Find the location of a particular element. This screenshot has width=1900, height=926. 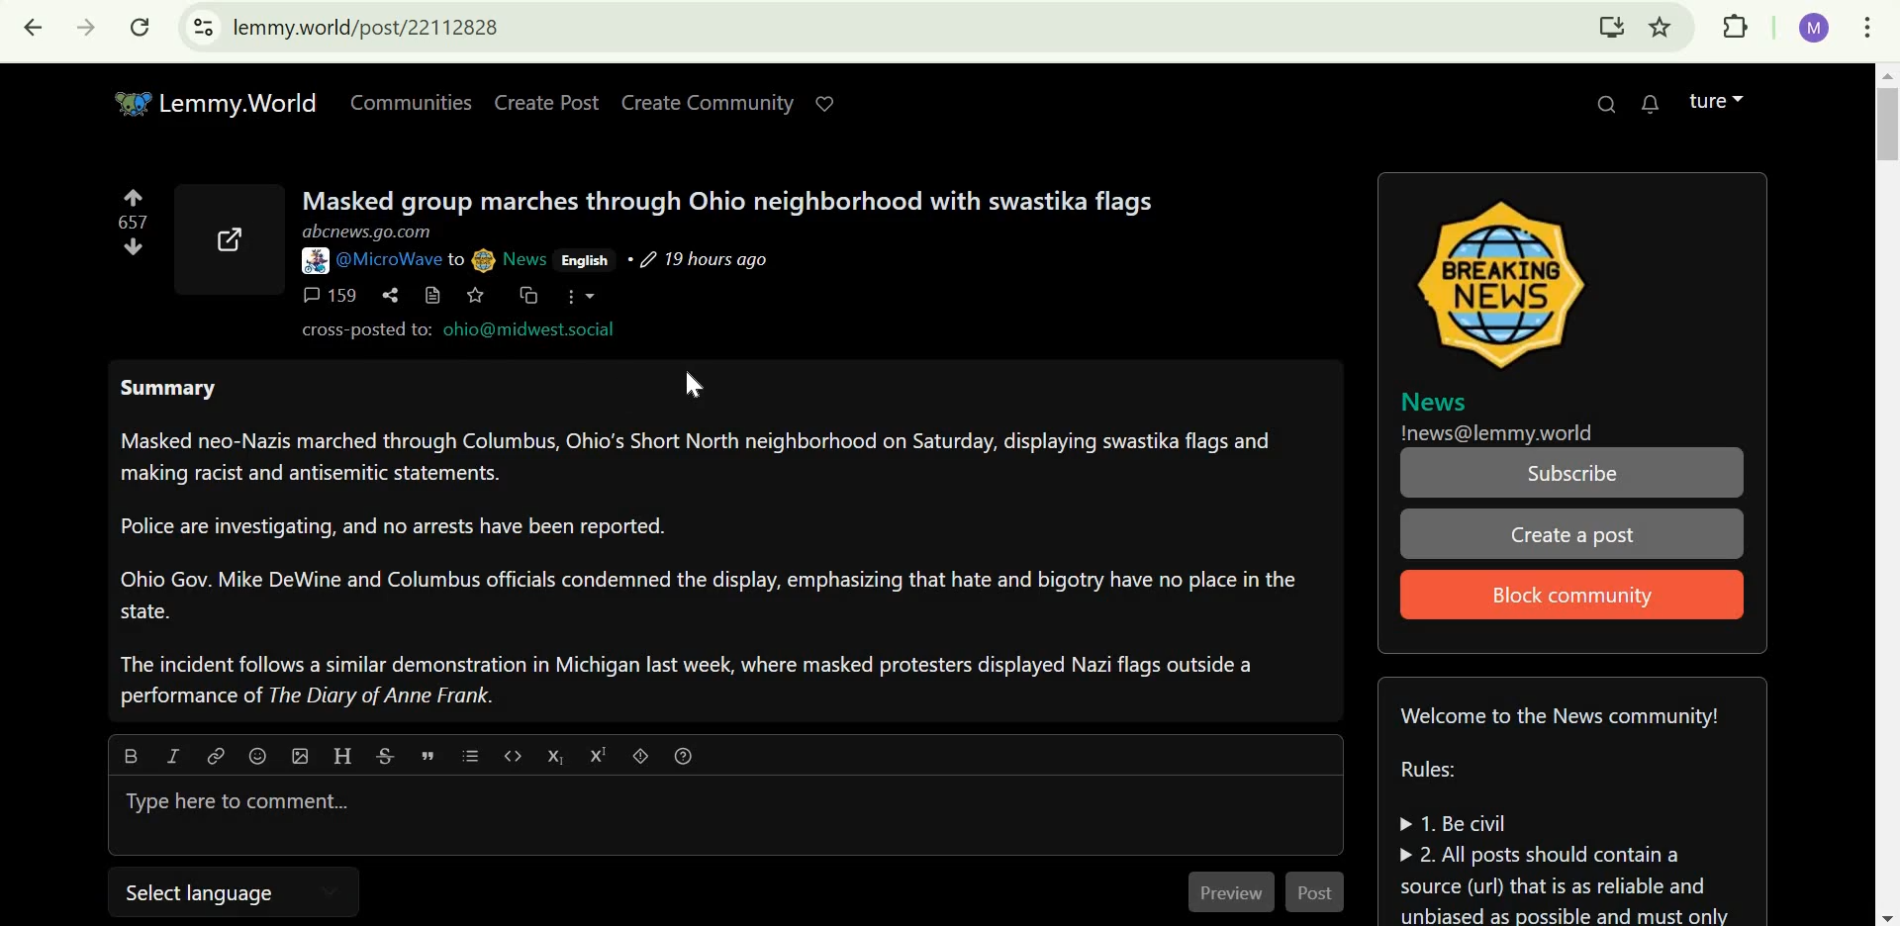

scrollbar is located at coordinates (1881, 495).